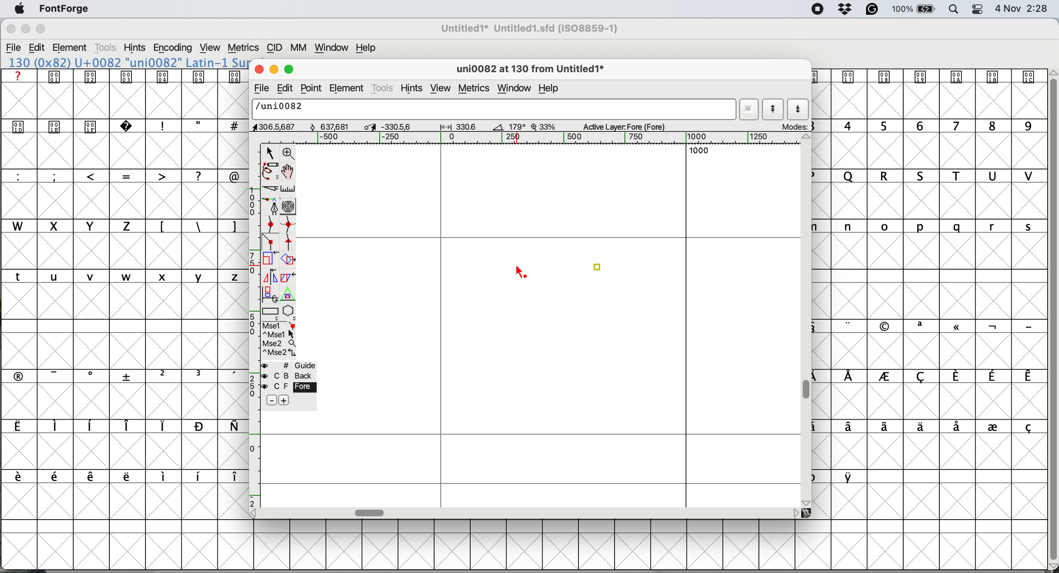 Image resolution: width=1059 pixels, height=573 pixels. What do you see at coordinates (107, 48) in the screenshot?
I see `tools` at bounding box center [107, 48].